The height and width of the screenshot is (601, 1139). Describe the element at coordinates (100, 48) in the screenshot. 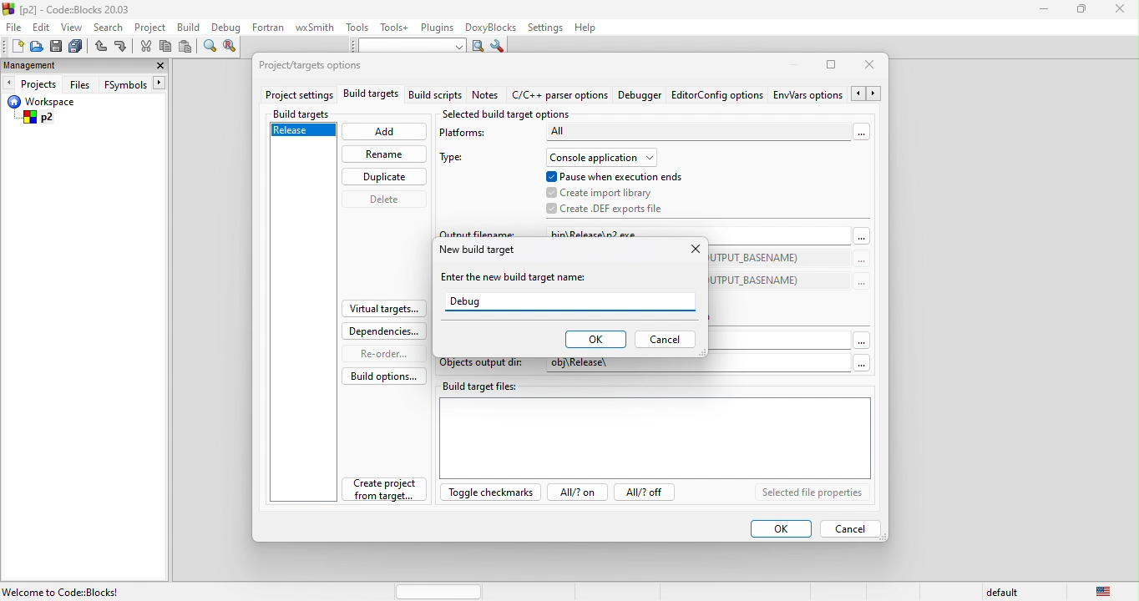

I see `undo` at that location.